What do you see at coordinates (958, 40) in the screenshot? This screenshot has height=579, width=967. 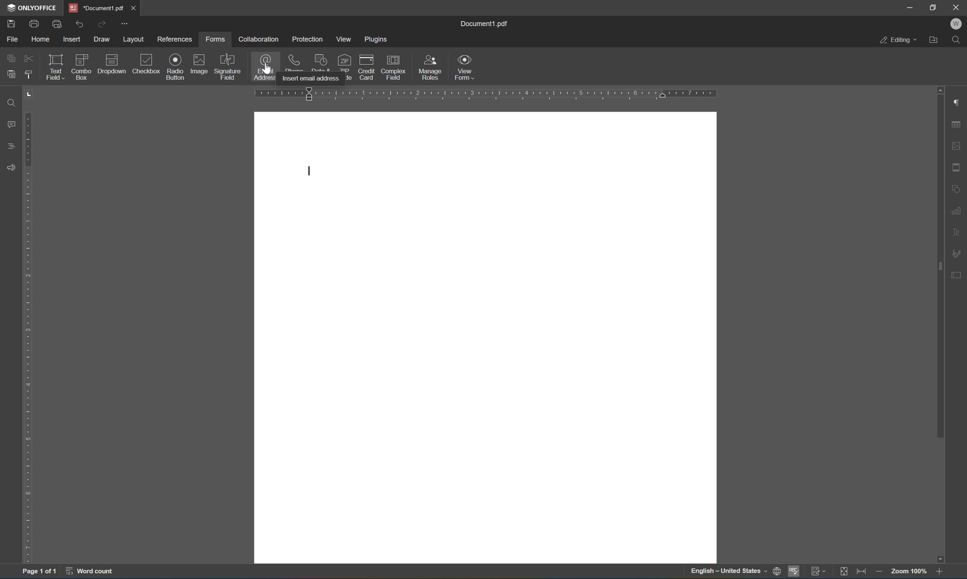 I see `find` at bounding box center [958, 40].